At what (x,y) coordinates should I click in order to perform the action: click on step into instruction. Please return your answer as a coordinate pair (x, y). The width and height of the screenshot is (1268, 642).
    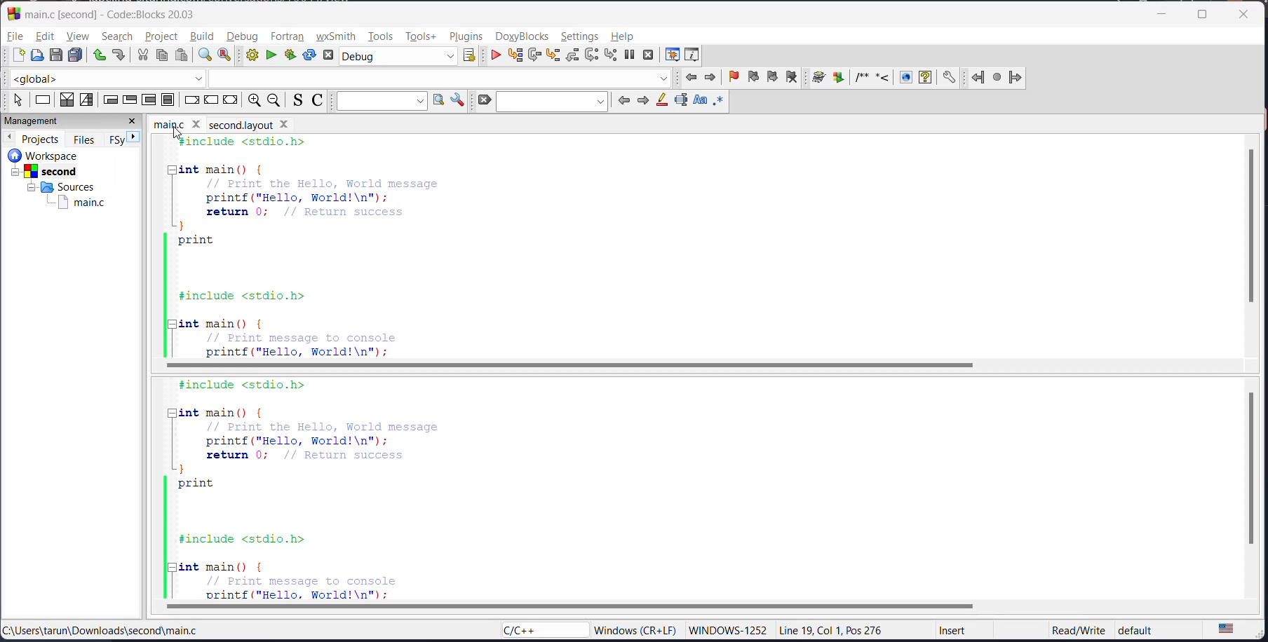
    Looking at the image, I should click on (612, 56).